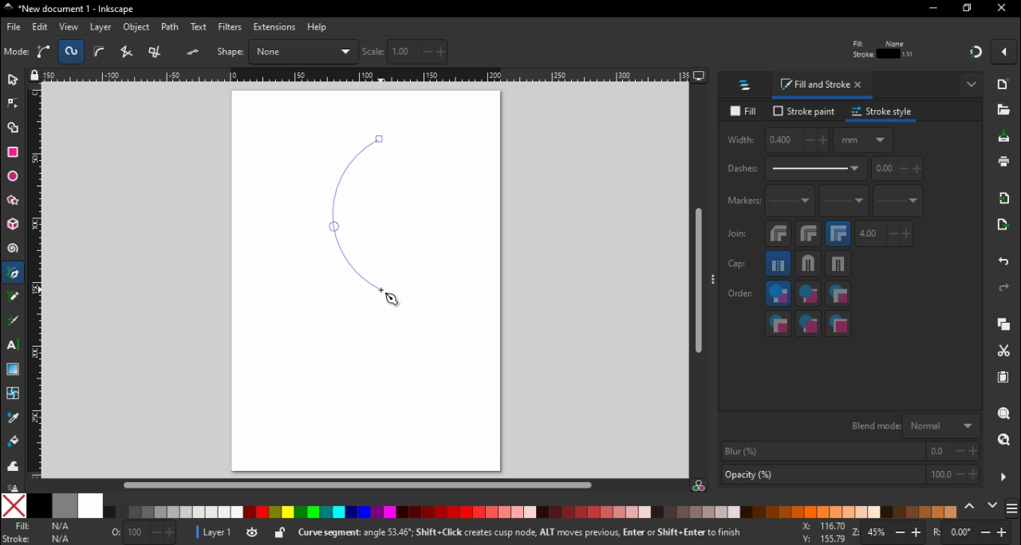 The height and width of the screenshot is (545, 1021). Describe the element at coordinates (1003, 229) in the screenshot. I see `open export undo` at that location.